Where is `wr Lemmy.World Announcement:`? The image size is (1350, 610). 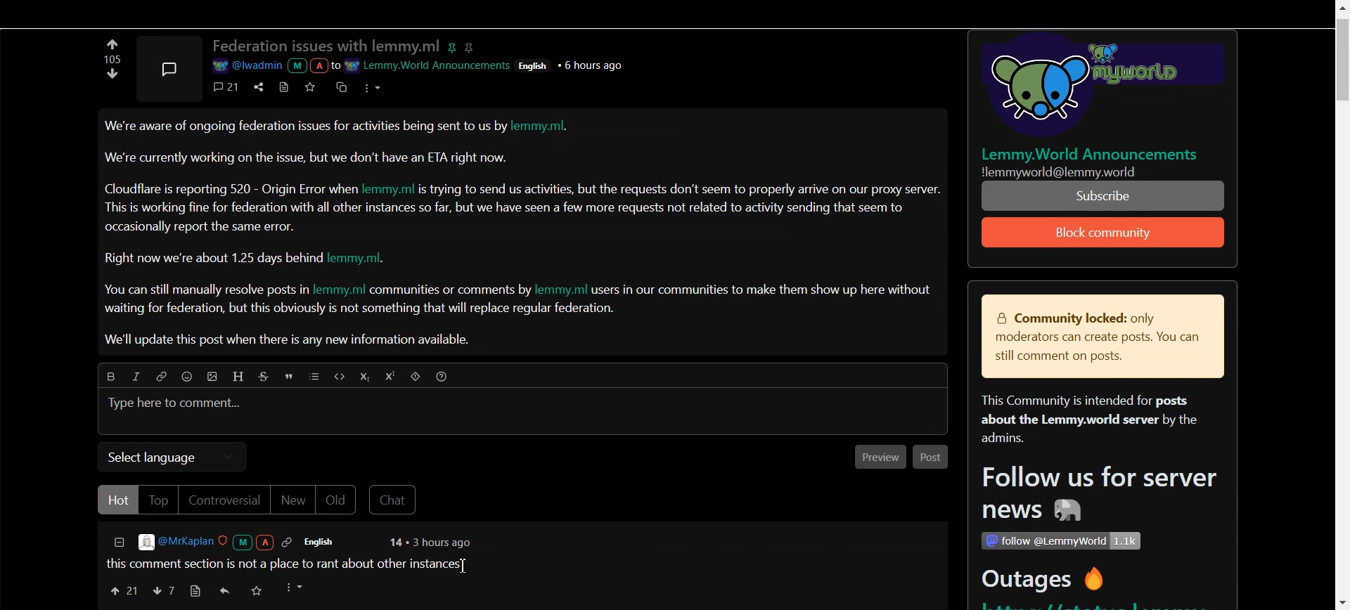
wr Lemmy.World Announcement: is located at coordinates (430, 63).